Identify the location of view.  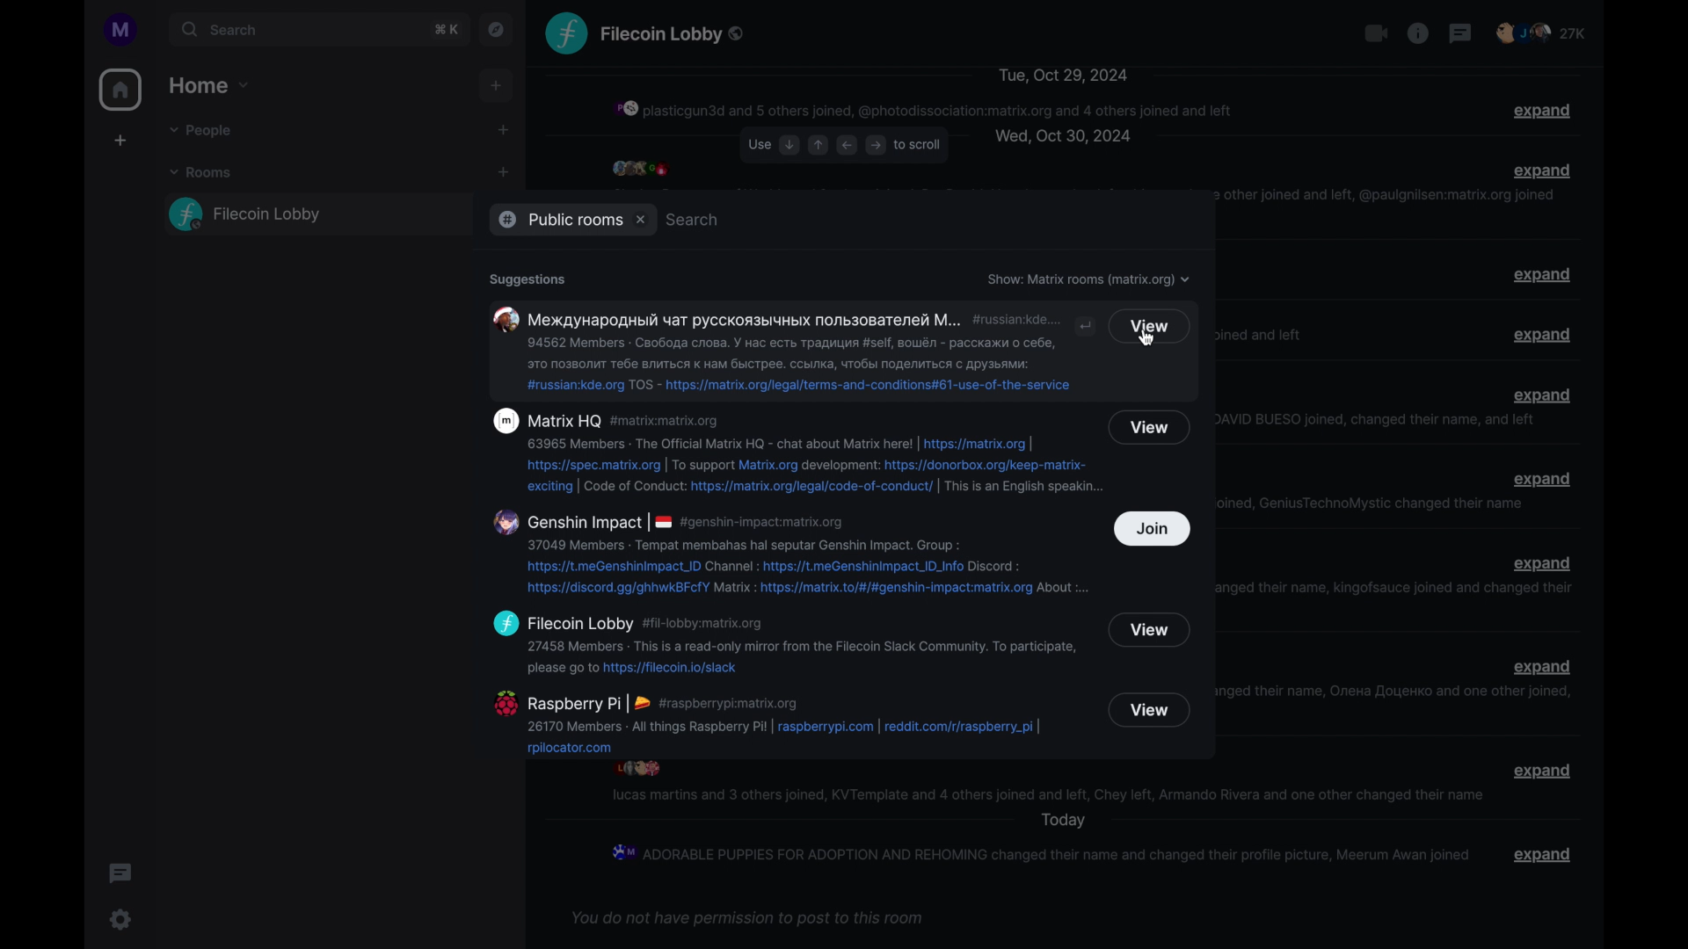
(1150, 326).